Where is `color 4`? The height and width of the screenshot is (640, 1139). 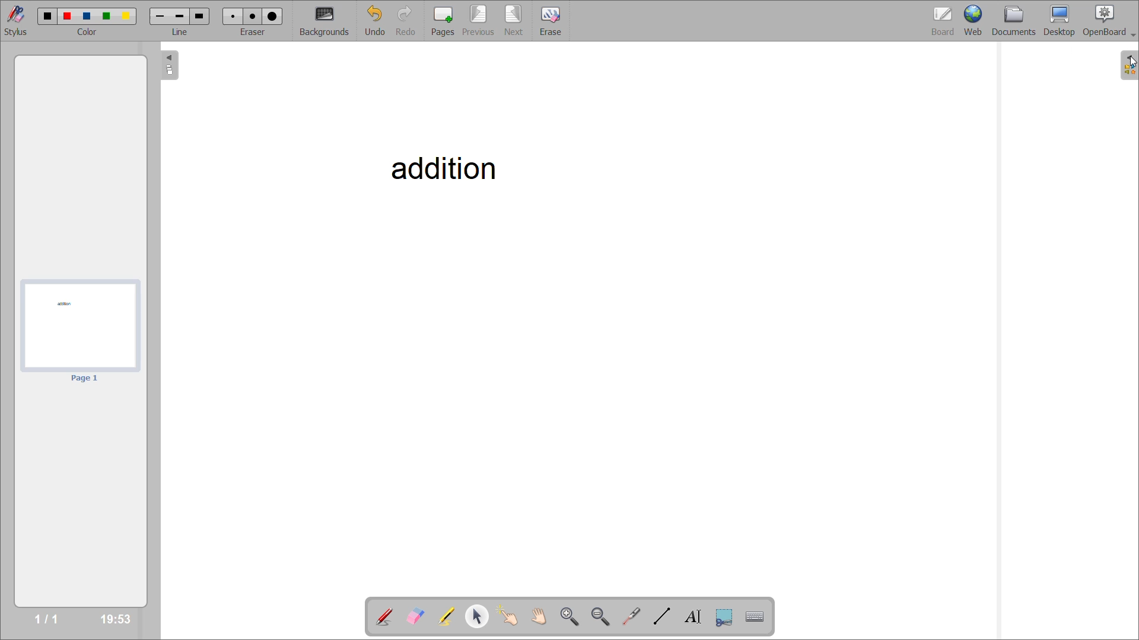 color 4 is located at coordinates (105, 17).